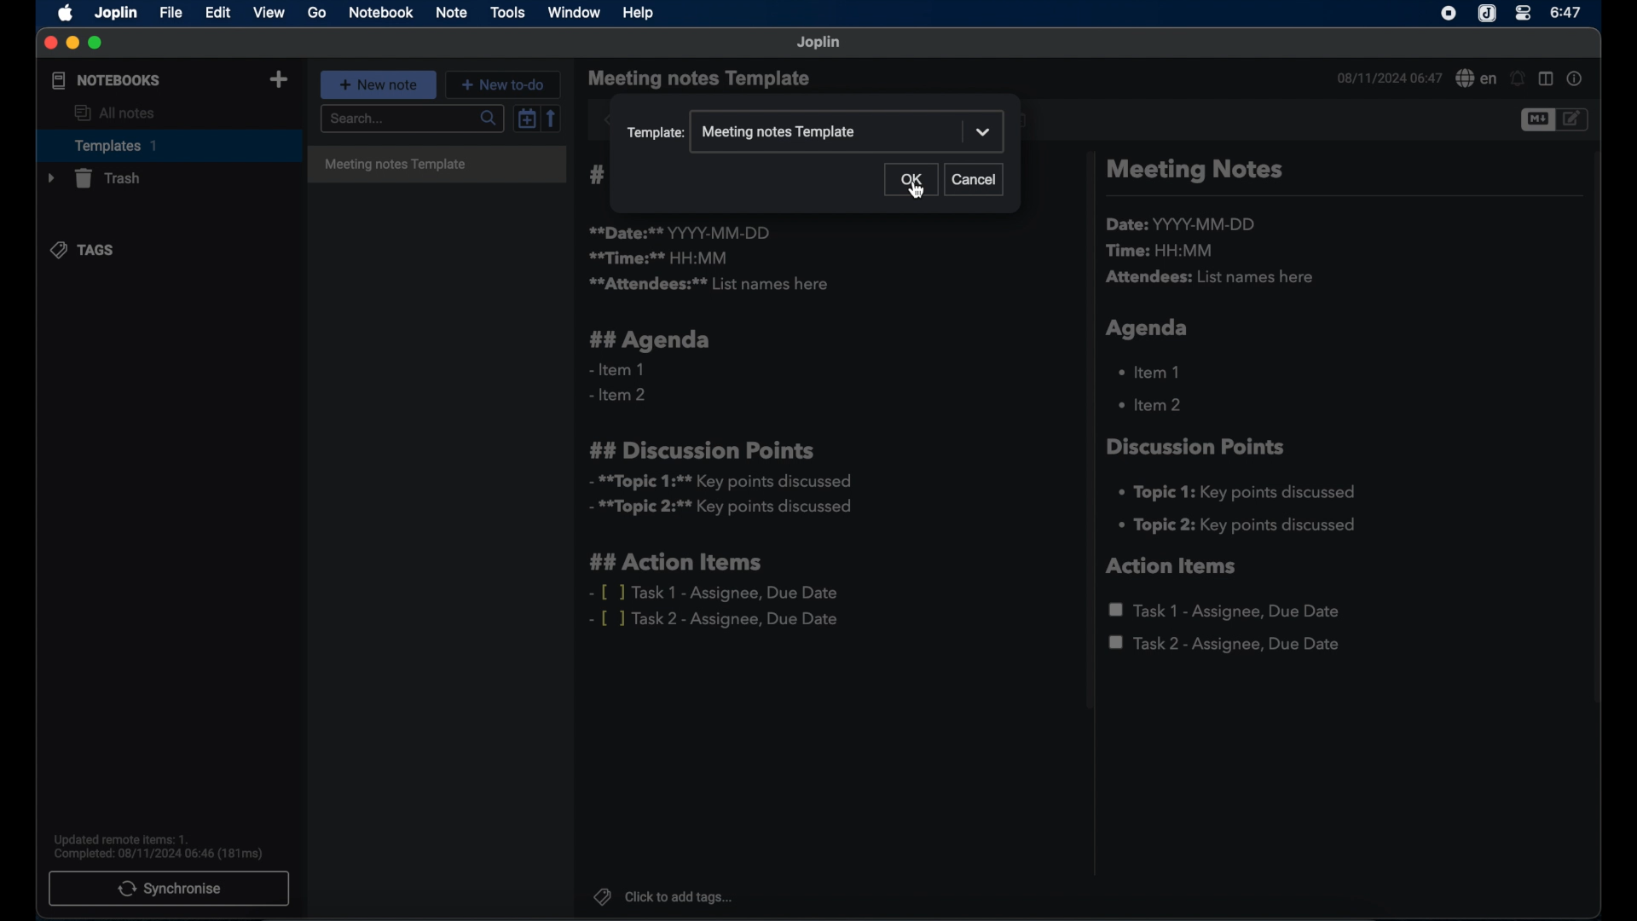  I want to click on task 1 - assignee, due date, so click(1228, 611).